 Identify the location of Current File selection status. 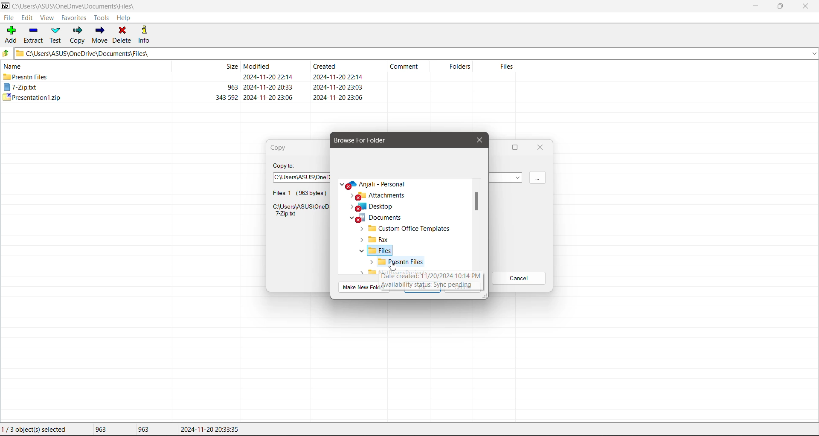
(36, 430).